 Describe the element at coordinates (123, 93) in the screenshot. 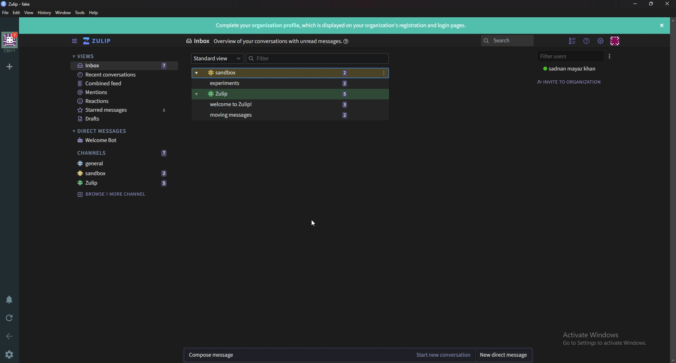

I see `Mentions` at that location.